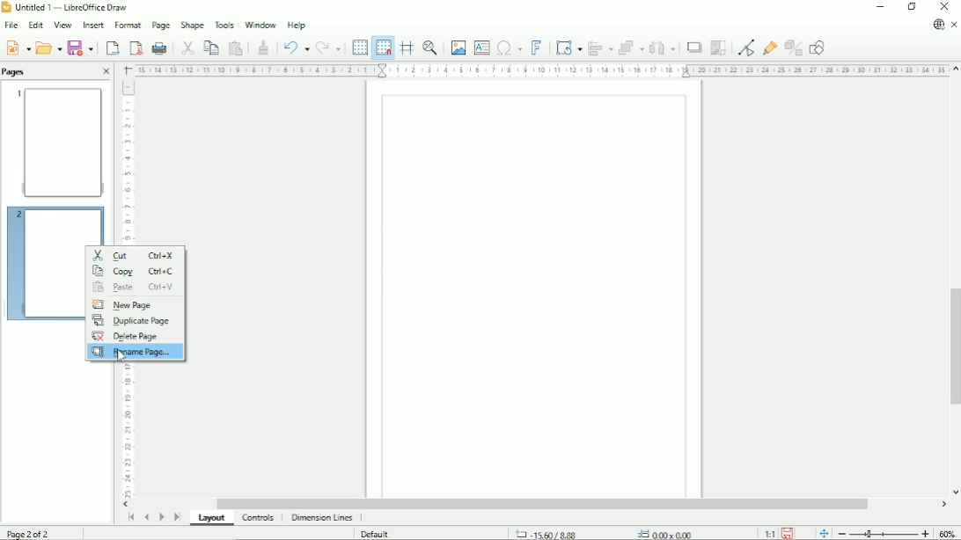  I want to click on Edit, so click(34, 26).